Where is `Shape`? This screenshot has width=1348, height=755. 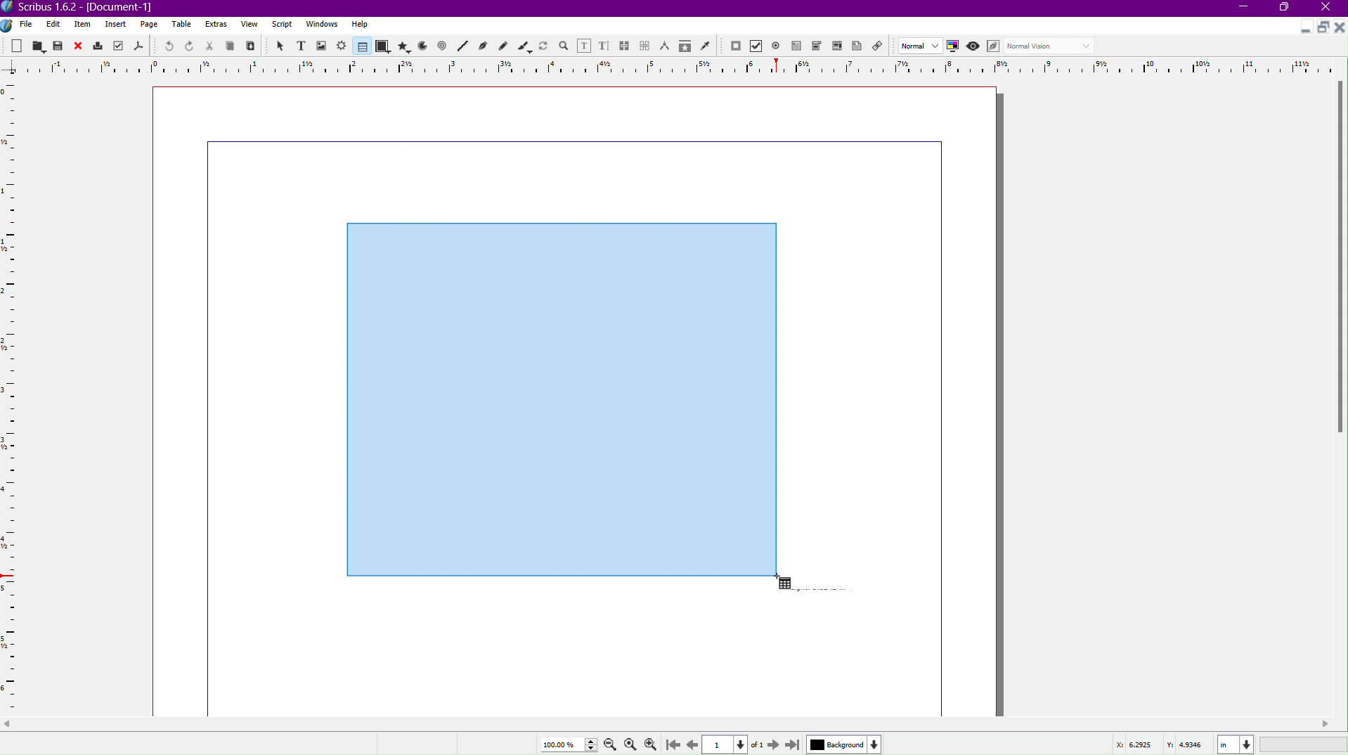 Shape is located at coordinates (383, 47).